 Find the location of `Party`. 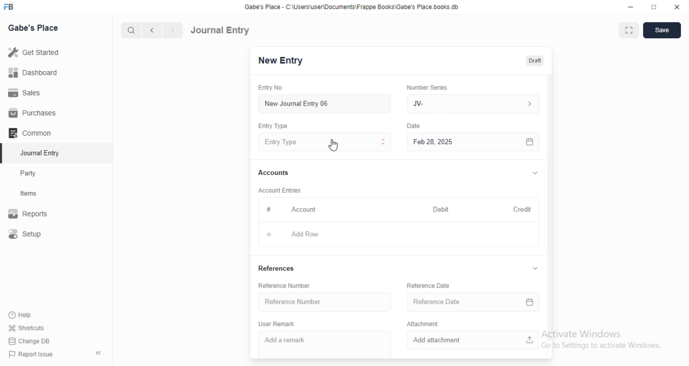

Party is located at coordinates (36, 173).